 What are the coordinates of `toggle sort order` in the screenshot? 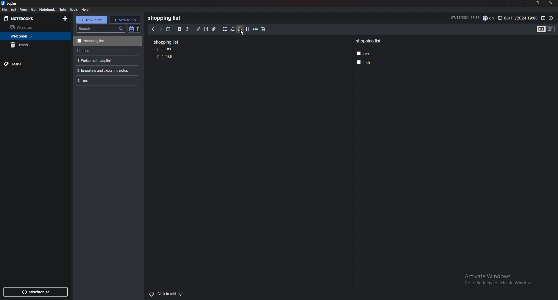 It's located at (131, 29).